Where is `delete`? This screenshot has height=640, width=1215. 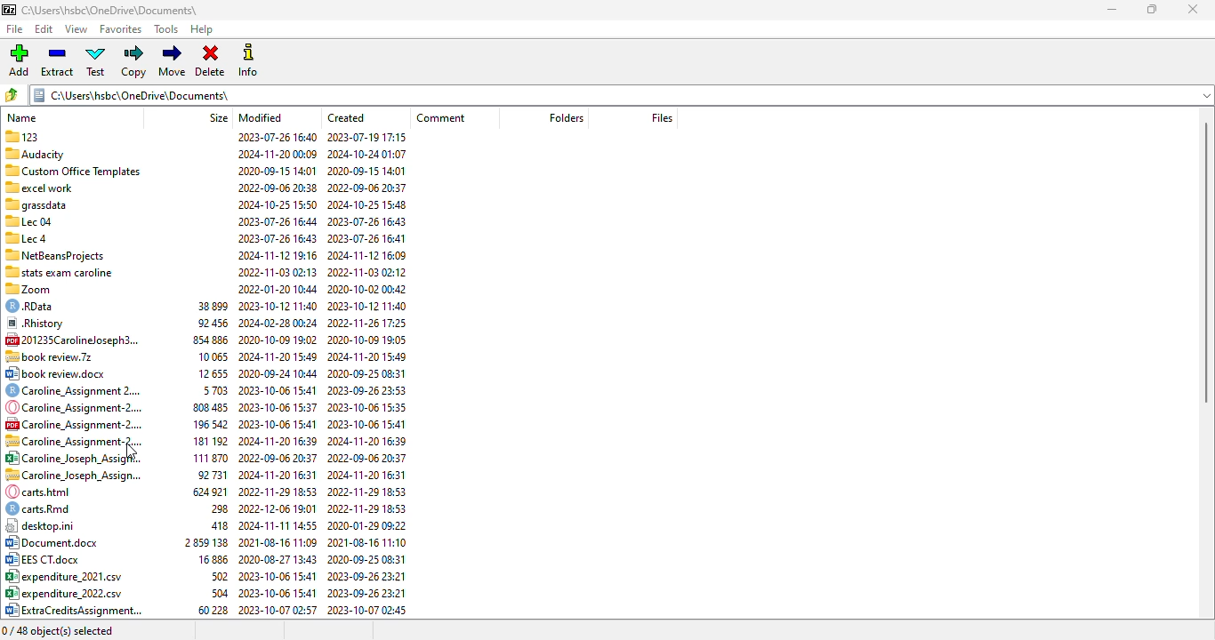
delete is located at coordinates (211, 60).